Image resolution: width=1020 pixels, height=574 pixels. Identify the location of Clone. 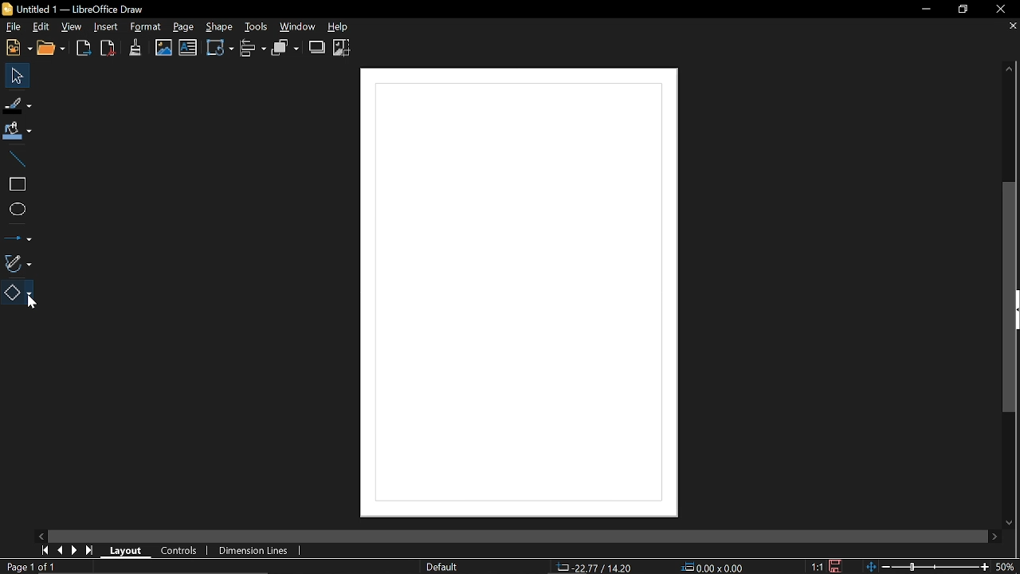
(135, 47).